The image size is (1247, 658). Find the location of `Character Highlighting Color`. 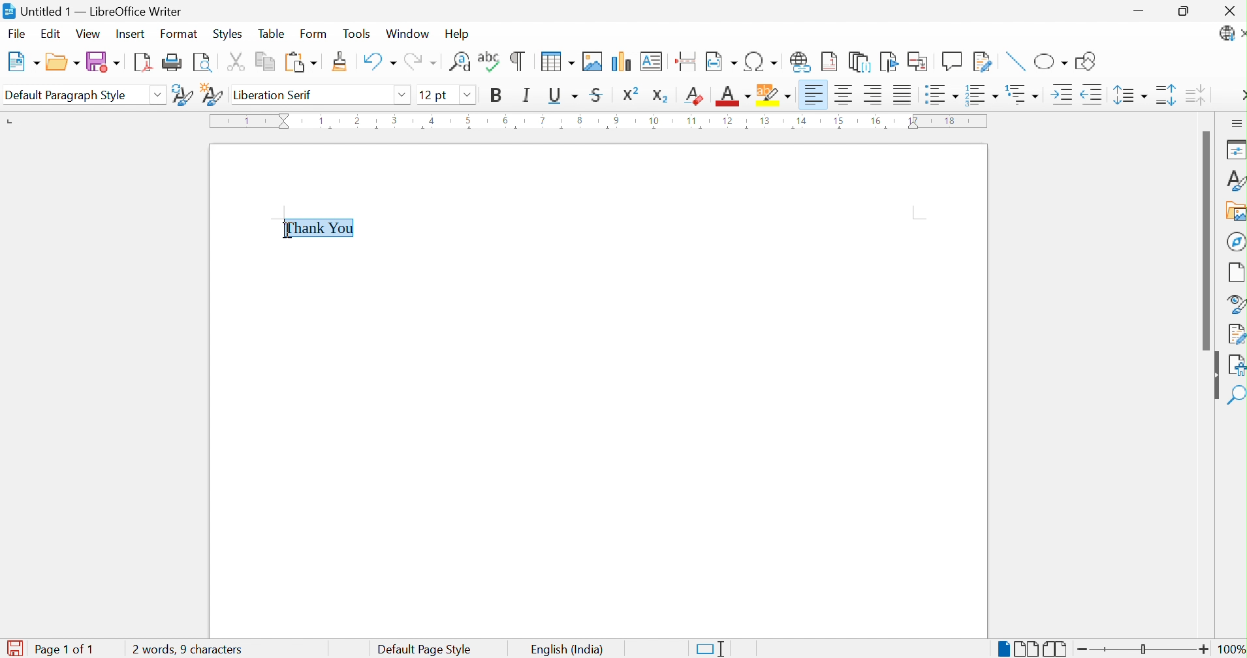

Character Highlighting Color is located at coordinates (775, 93).